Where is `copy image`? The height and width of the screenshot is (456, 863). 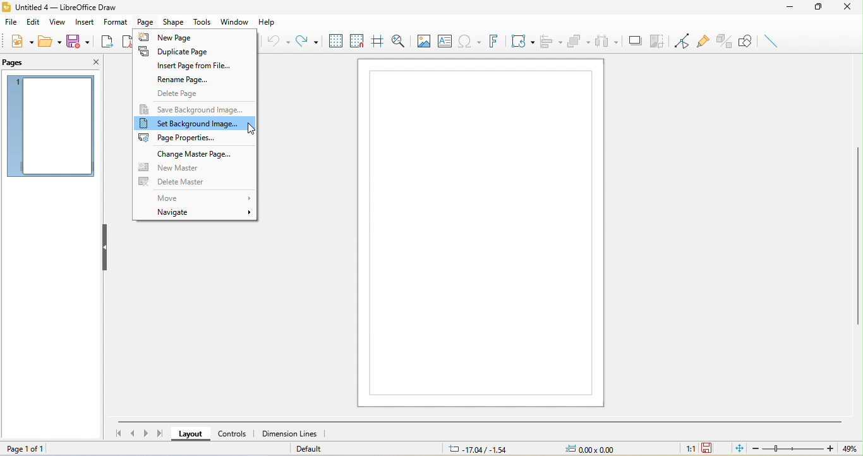
copy image is located at coordinates (658, 41).